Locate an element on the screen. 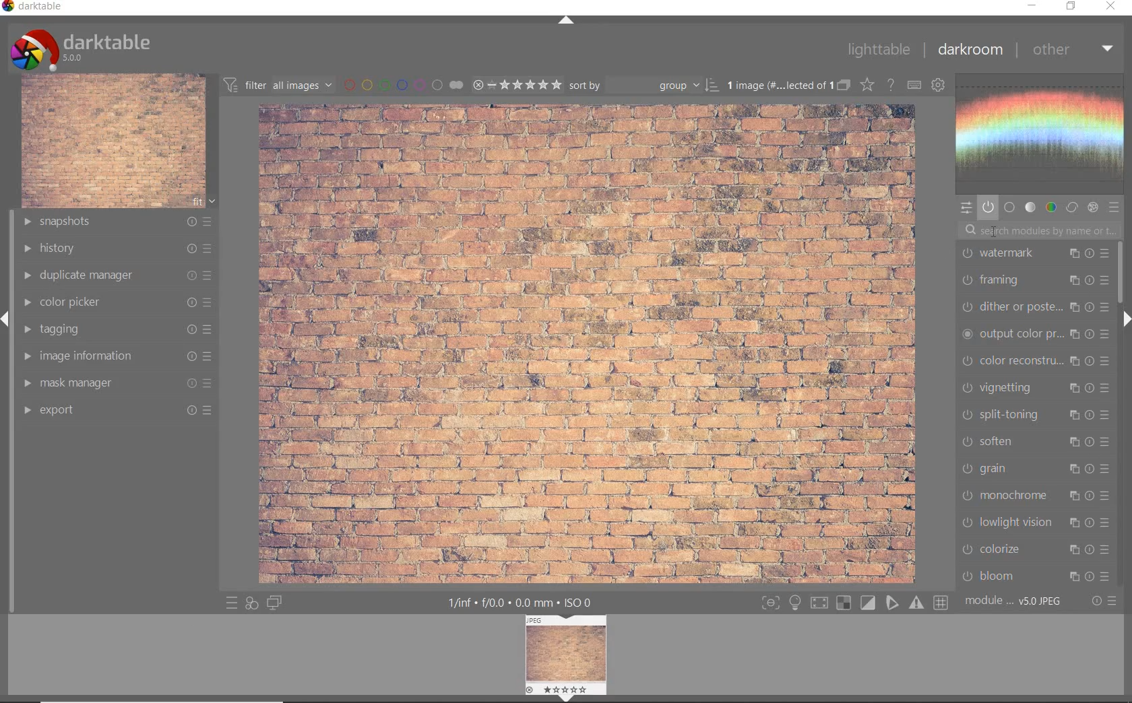 The width and height of the screenshot is (1132, 703). darkroom is located at coordinates (970, 50).